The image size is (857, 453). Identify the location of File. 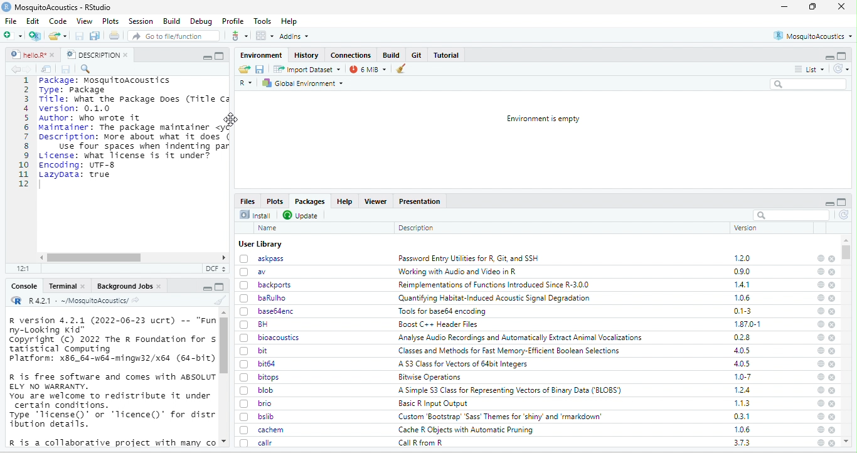
(13, 21).